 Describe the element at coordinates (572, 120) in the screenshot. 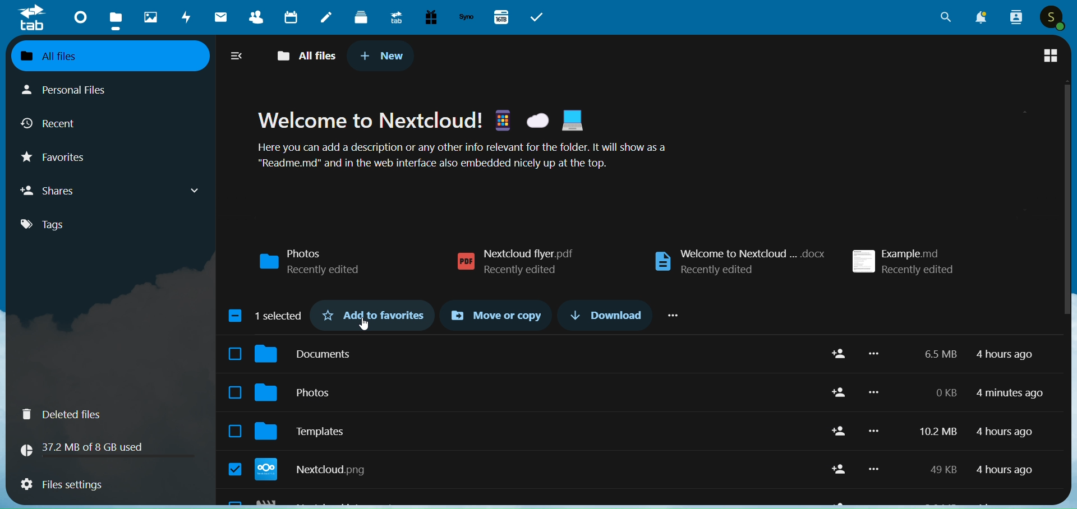

I see `Laptop emoji` at that location.